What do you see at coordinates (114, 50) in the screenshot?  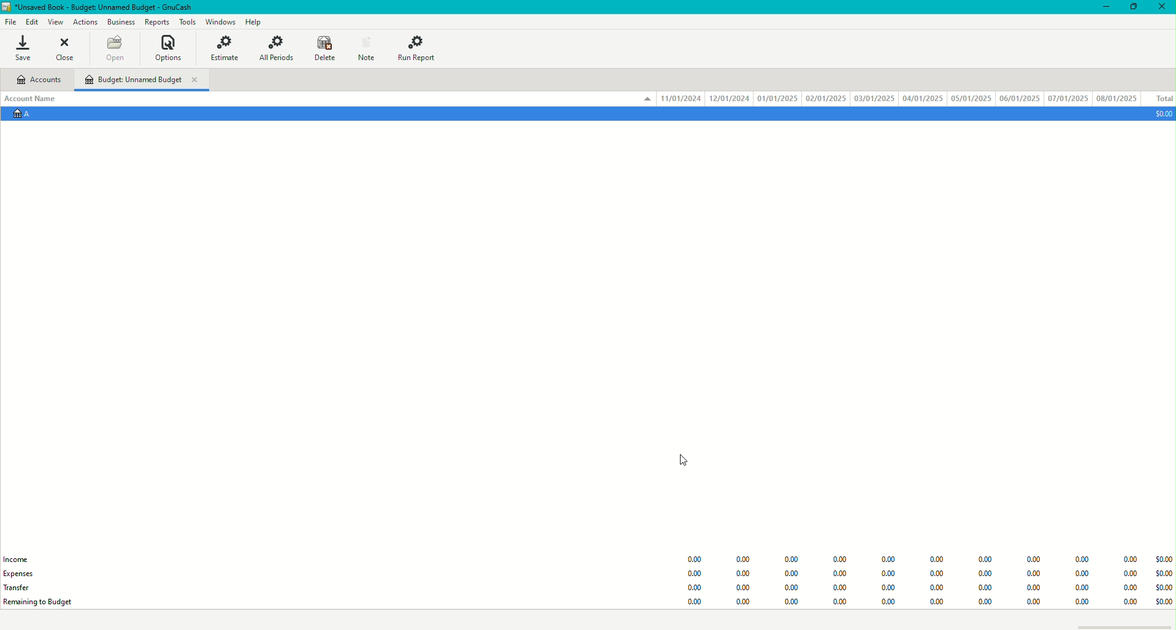 I see `Open` at bounding box center [114, 50].